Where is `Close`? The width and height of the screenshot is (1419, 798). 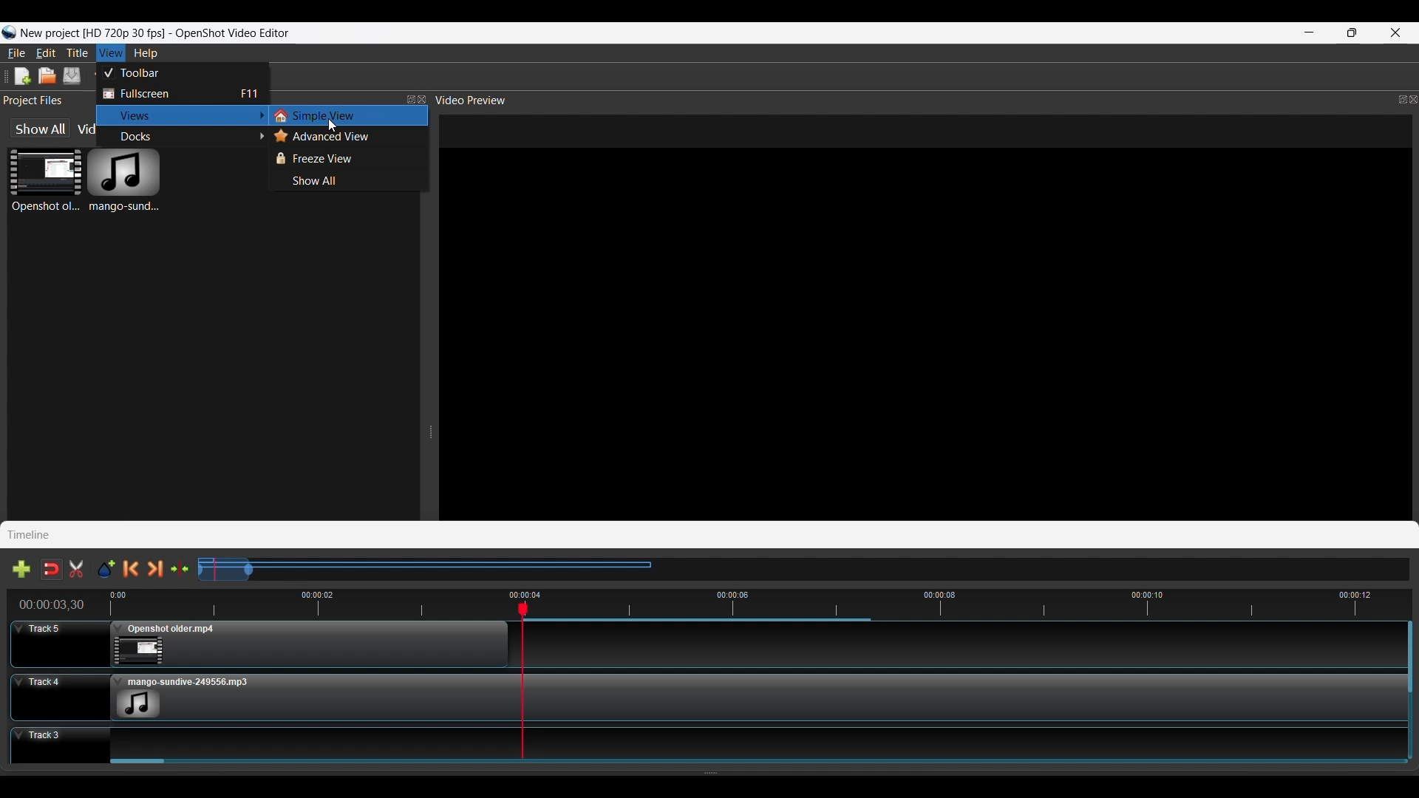 Close is located at coordinates (1410, 101).